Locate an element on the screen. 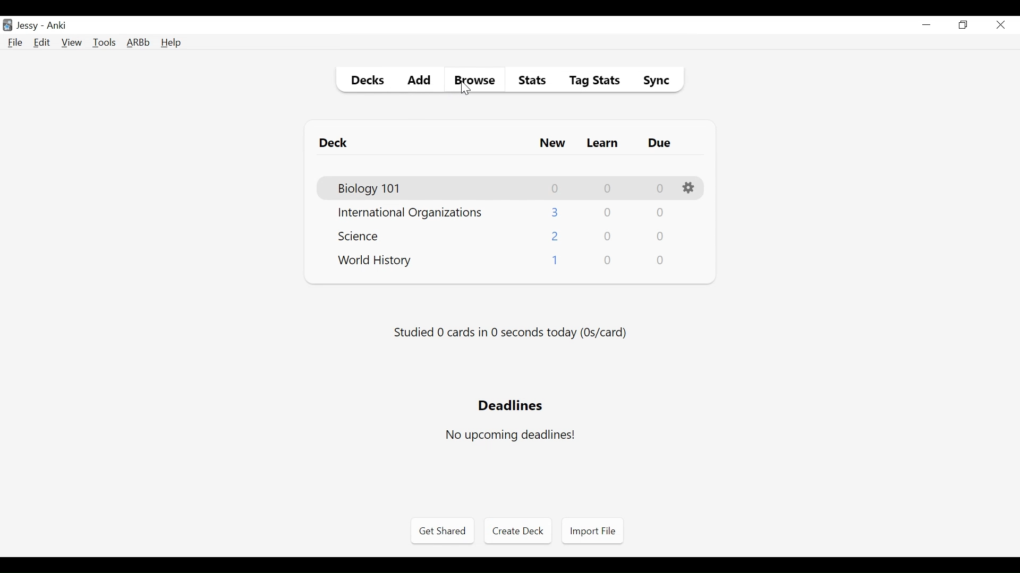 Image resolution: width=1020 pixels, height=573 pixels. Deck Name is located at coordinates (375, 261).